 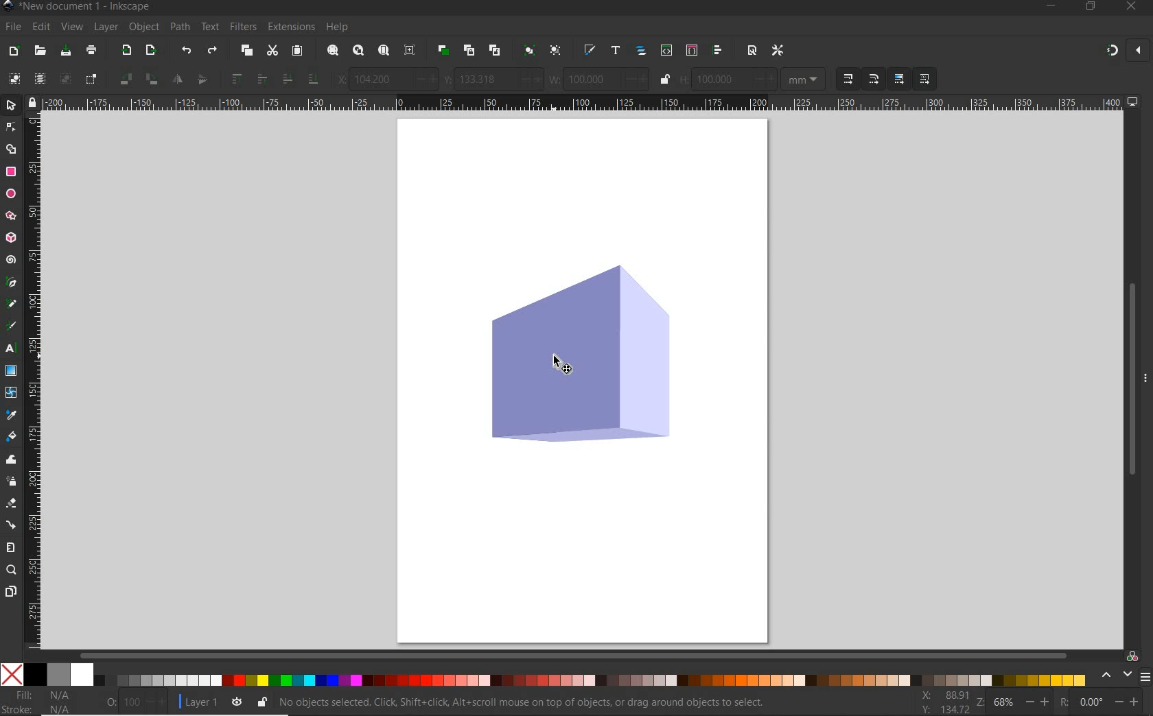 I want to click on CURSOR COORDINATES, so click(x=943, y=701).